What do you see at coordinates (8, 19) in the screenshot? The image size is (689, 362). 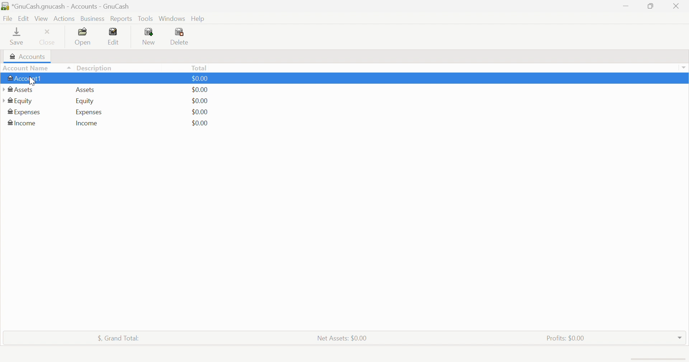 I see `File` at bounding box center [8, 19].